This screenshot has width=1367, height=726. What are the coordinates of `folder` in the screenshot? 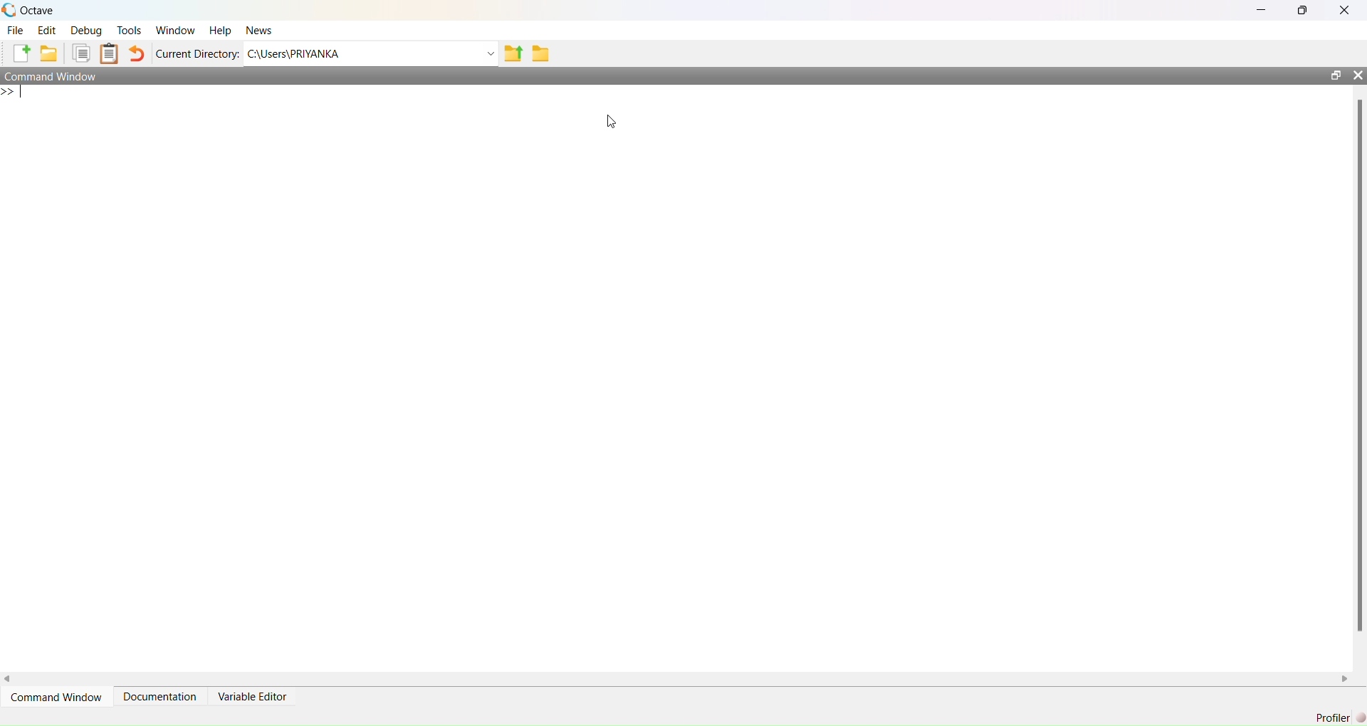 It's located at (543, 54).